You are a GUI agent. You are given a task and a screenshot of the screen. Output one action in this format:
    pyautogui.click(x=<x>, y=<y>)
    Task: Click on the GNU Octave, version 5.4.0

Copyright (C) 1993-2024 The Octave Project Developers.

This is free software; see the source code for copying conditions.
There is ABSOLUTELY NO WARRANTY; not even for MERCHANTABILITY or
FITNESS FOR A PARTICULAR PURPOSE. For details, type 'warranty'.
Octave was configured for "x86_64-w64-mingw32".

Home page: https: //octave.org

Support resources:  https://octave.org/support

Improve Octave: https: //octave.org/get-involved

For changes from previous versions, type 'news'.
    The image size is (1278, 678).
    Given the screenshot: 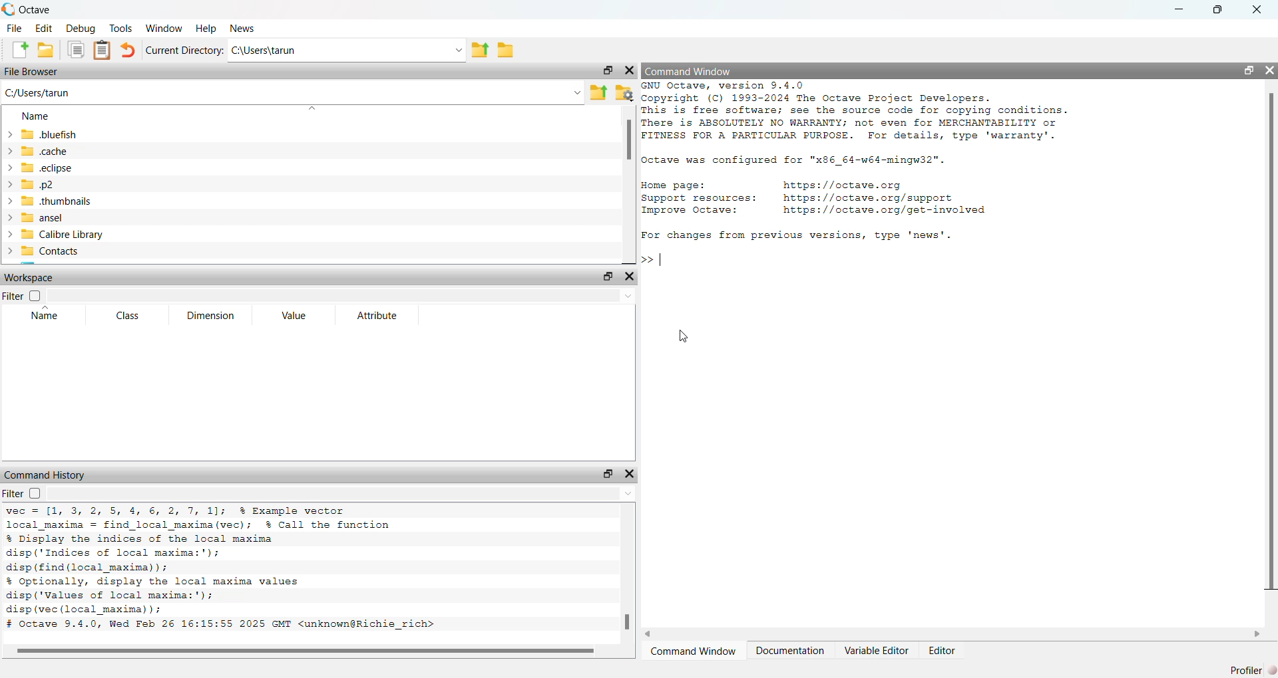 What is the action you would take?
    pyautogui.click(x=857, y=164)
    